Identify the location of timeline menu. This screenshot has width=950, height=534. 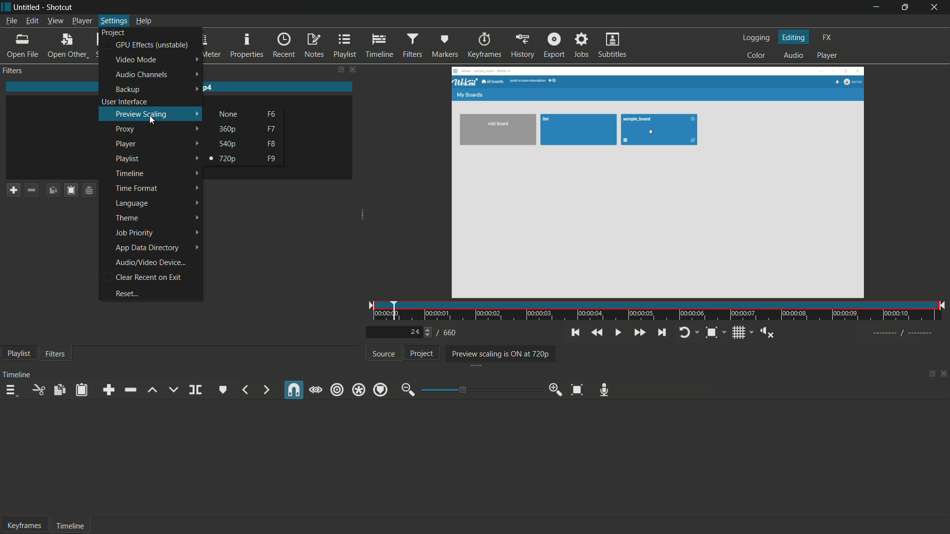
(12, 390).